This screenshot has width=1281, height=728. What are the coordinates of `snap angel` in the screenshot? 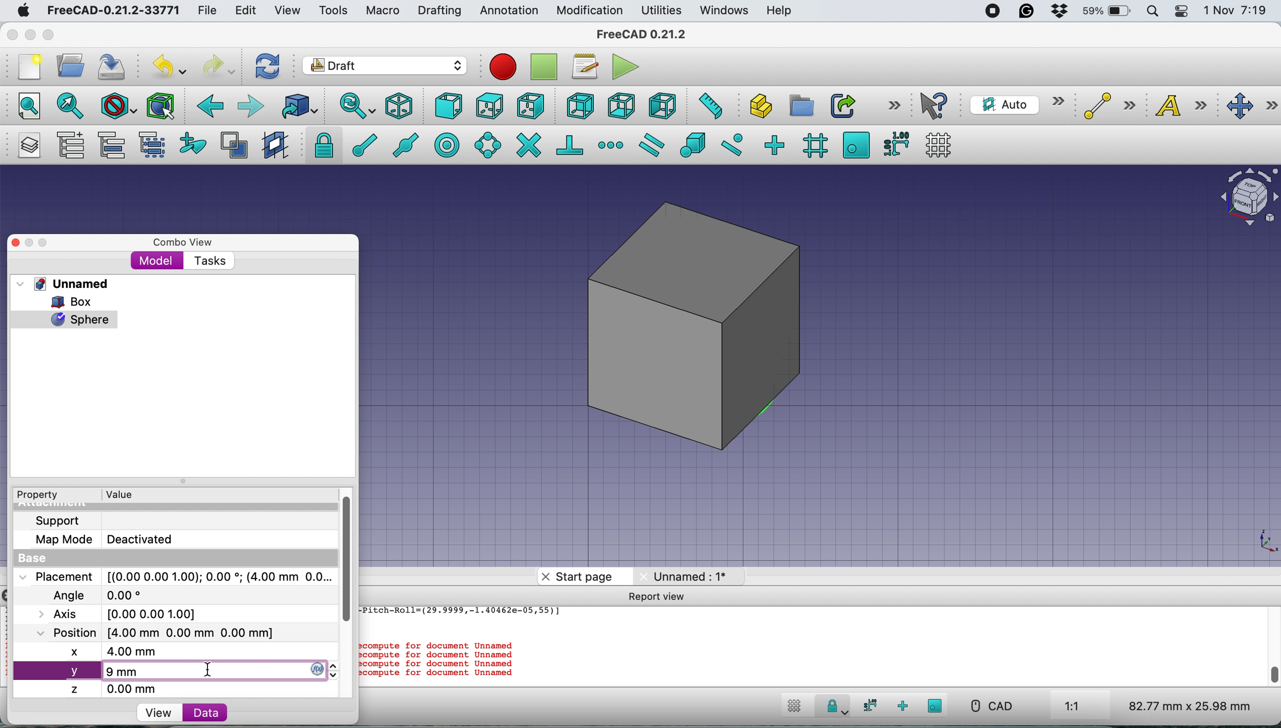 It's located at (484, 144).